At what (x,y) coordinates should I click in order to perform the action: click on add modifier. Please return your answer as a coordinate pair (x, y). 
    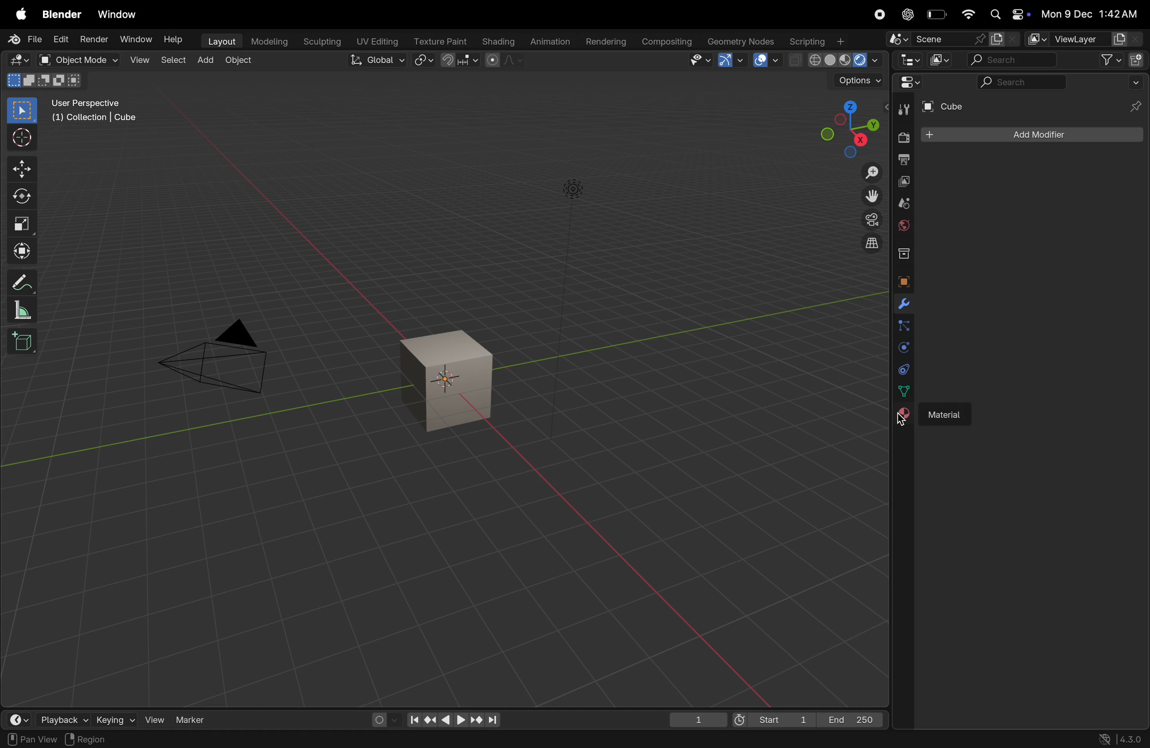
    Looking at the image, I should click on (1033, 135).